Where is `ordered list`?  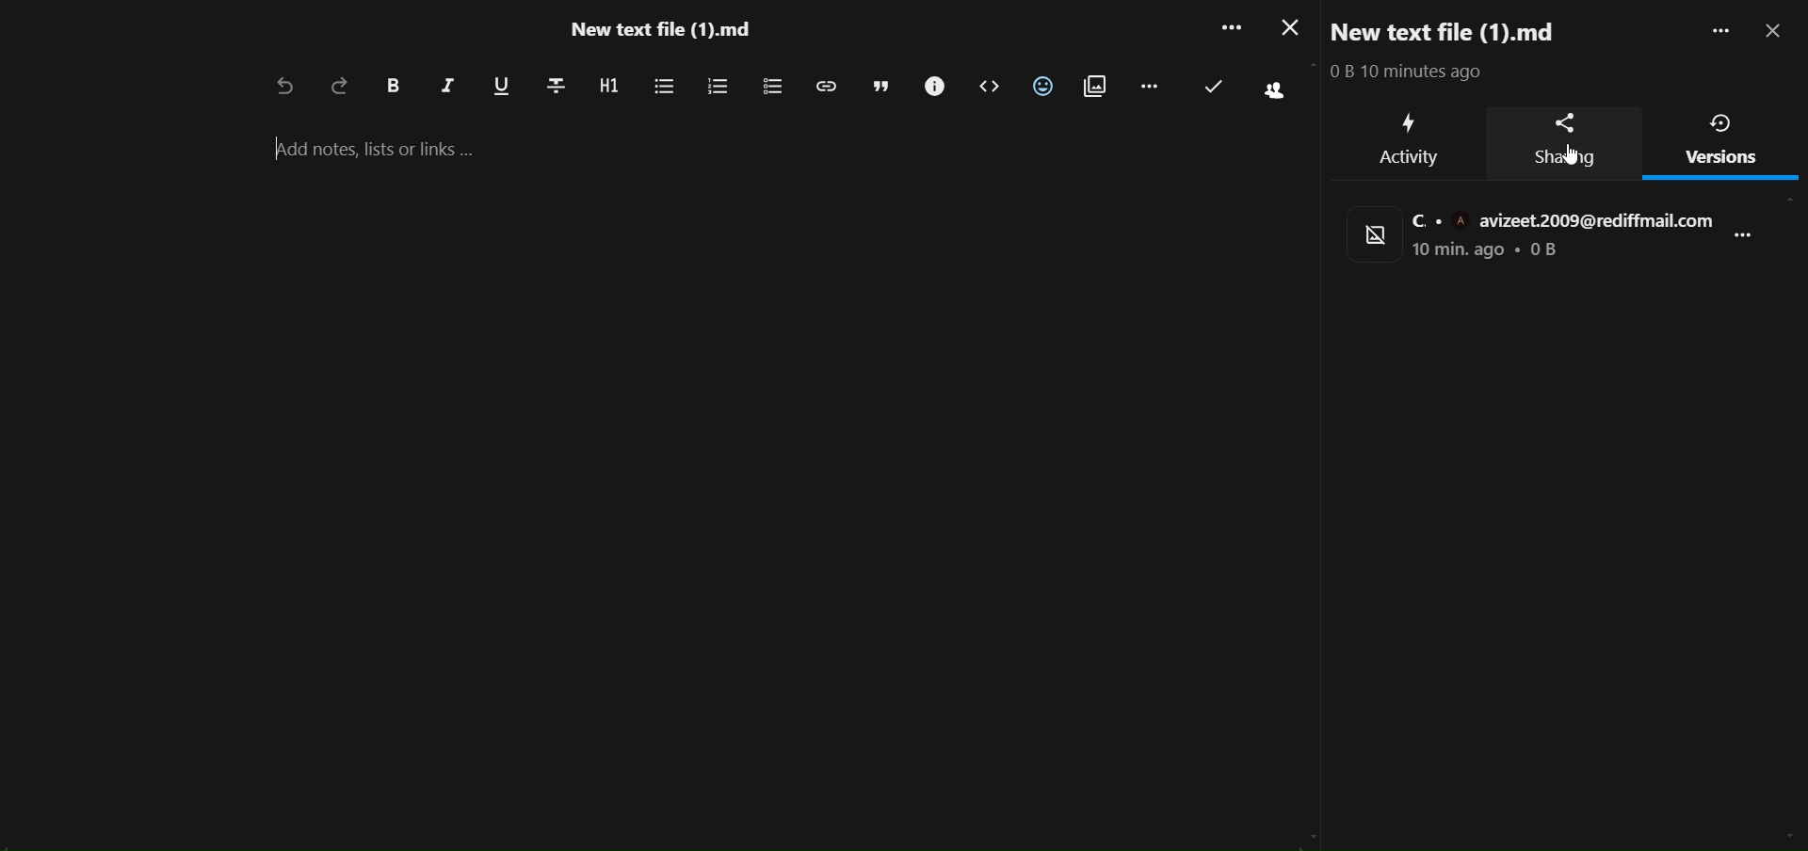
ordered list is located at coordinates (717, 88).